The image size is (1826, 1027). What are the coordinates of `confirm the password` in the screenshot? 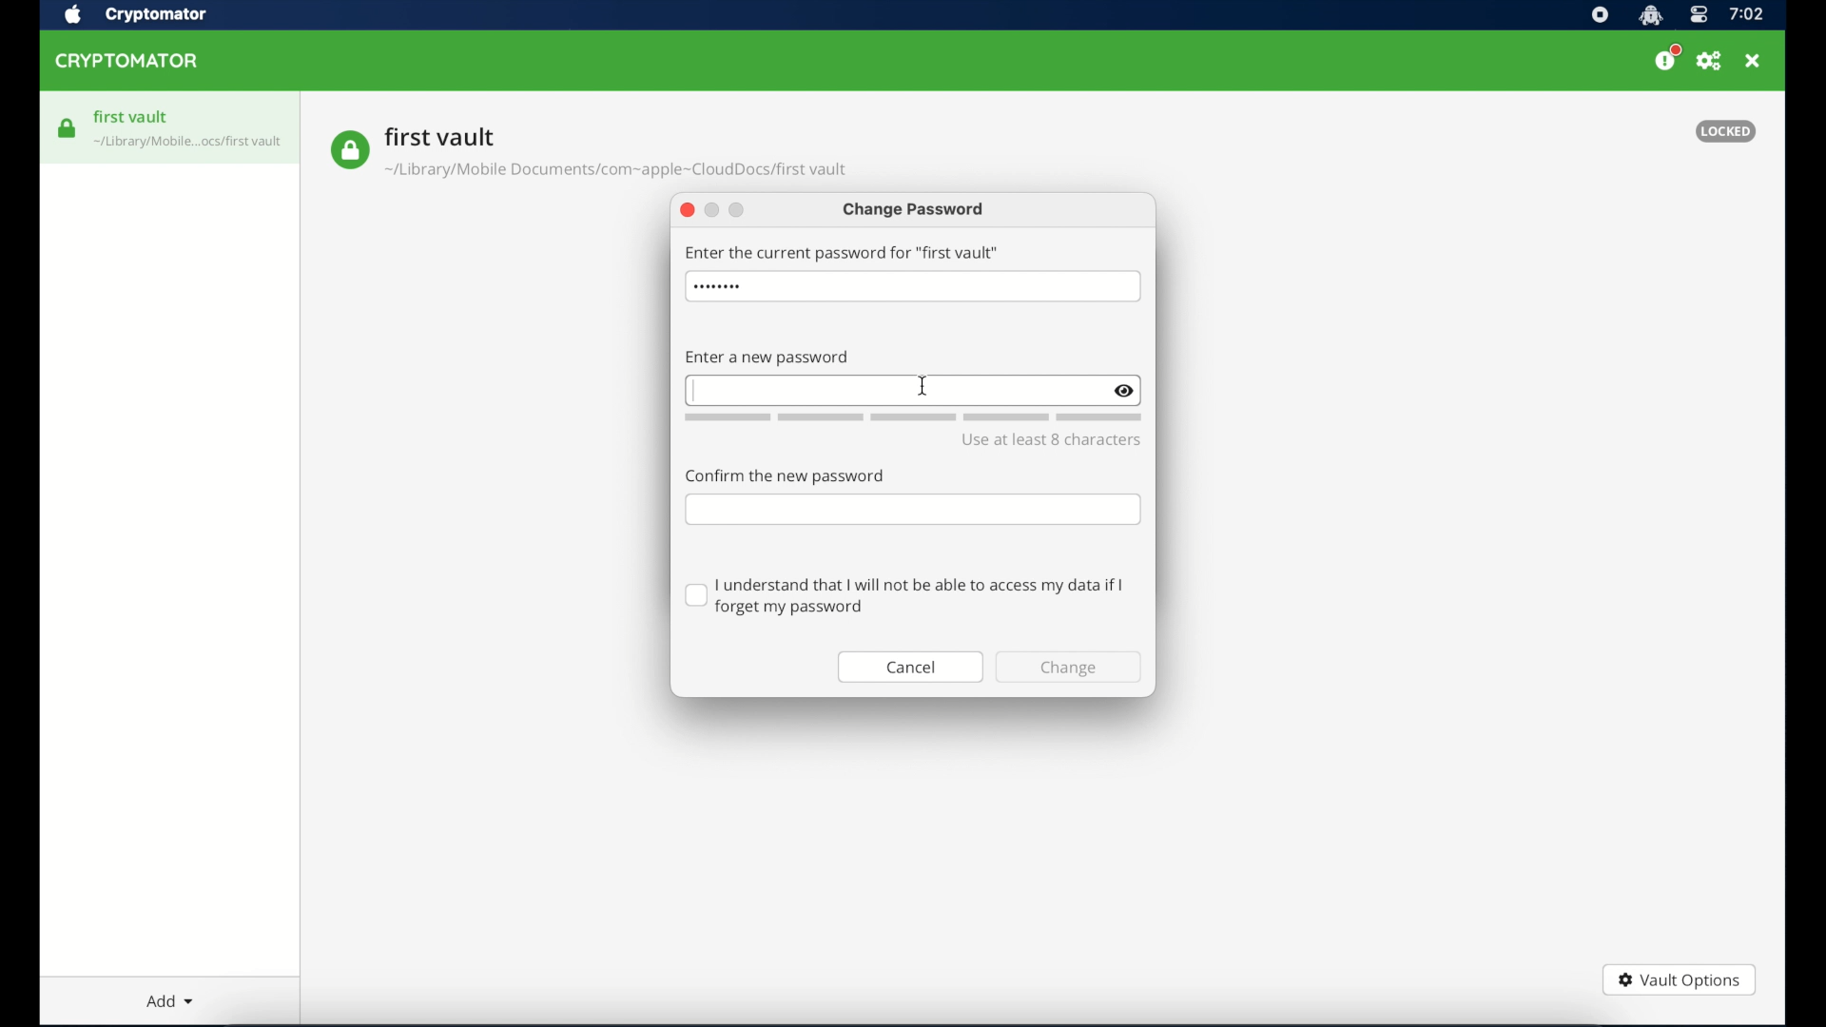 It's located at (785, 475).